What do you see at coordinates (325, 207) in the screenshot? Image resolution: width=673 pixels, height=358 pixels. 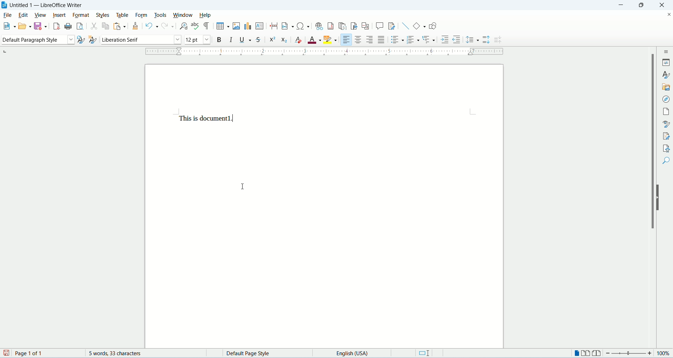 I see `input page` at bounding box center [325, 207].